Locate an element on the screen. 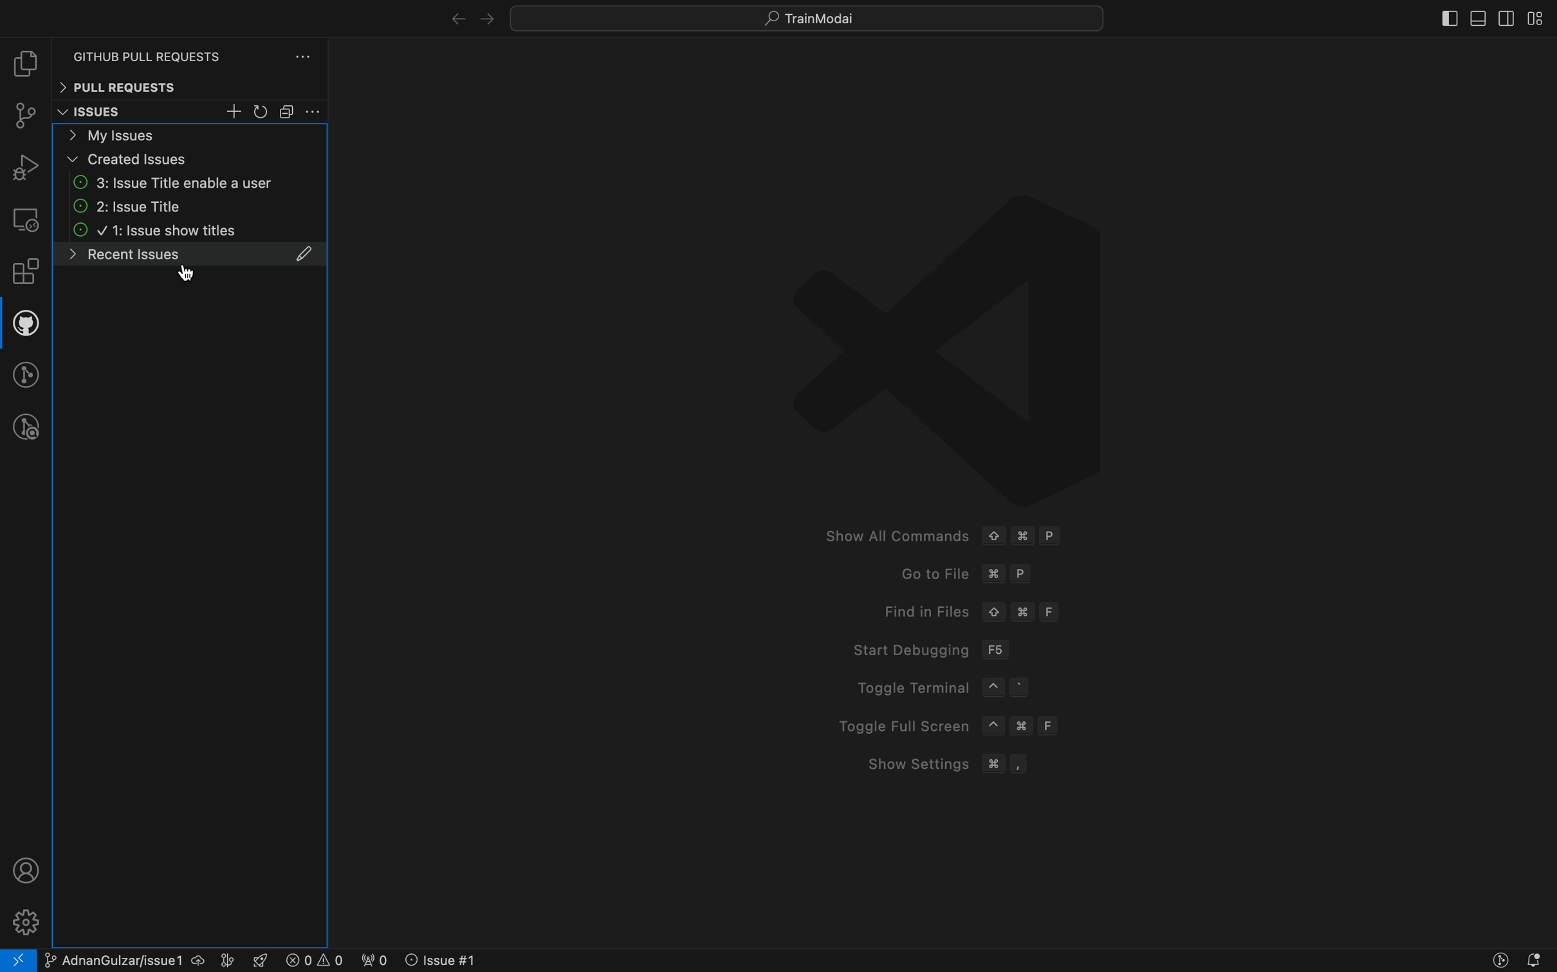  file explorer  is located at coordinates (25, 66).